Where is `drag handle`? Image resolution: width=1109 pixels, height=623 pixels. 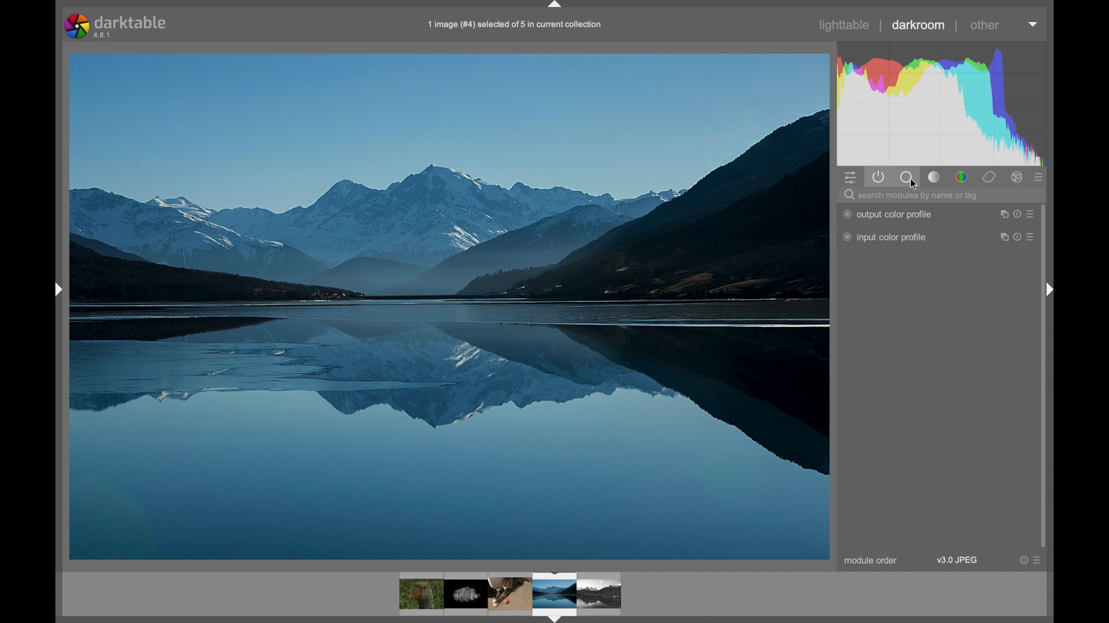
drag handle is located at coordinates (1050, 291).